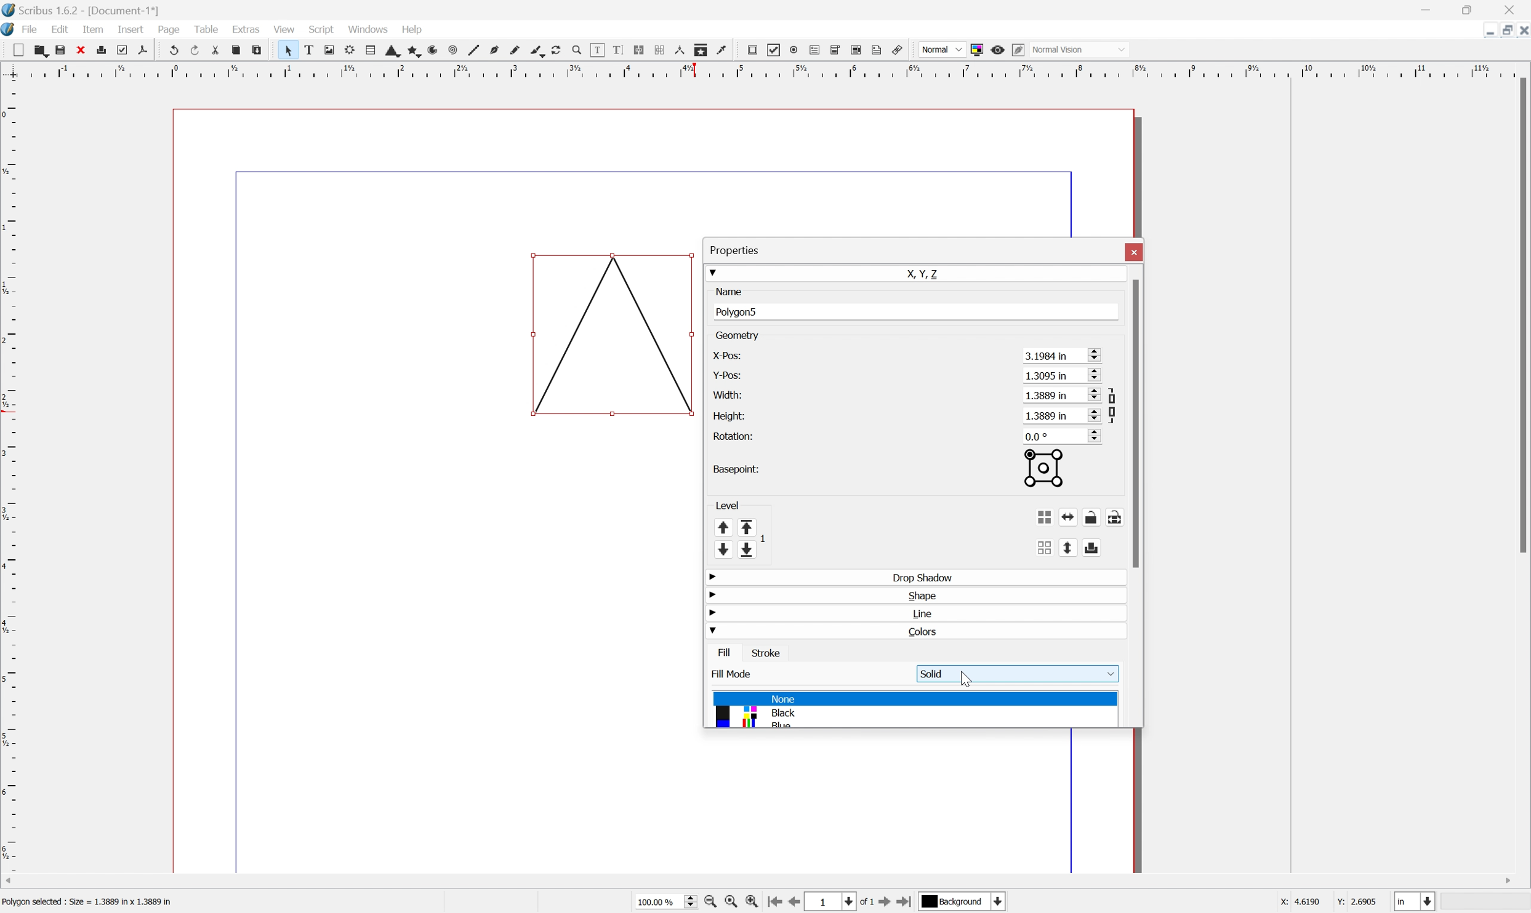 The image size is (1531, 913). Describe the element at coordinates (1501, 31) in the screenshot. I see `Restore Down` at that location.